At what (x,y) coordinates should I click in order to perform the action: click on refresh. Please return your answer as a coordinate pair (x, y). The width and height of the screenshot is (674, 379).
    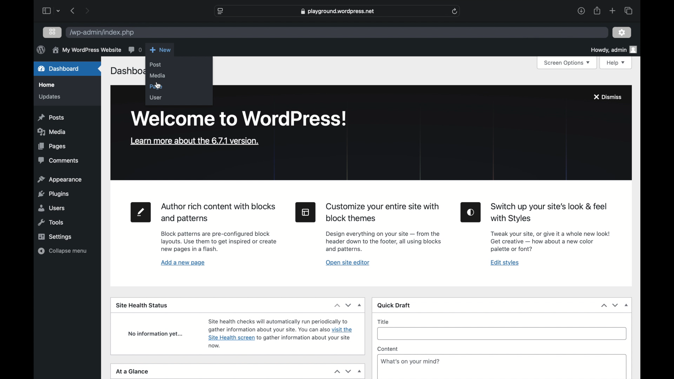
    Looking at the image, I should click on (455, 11).